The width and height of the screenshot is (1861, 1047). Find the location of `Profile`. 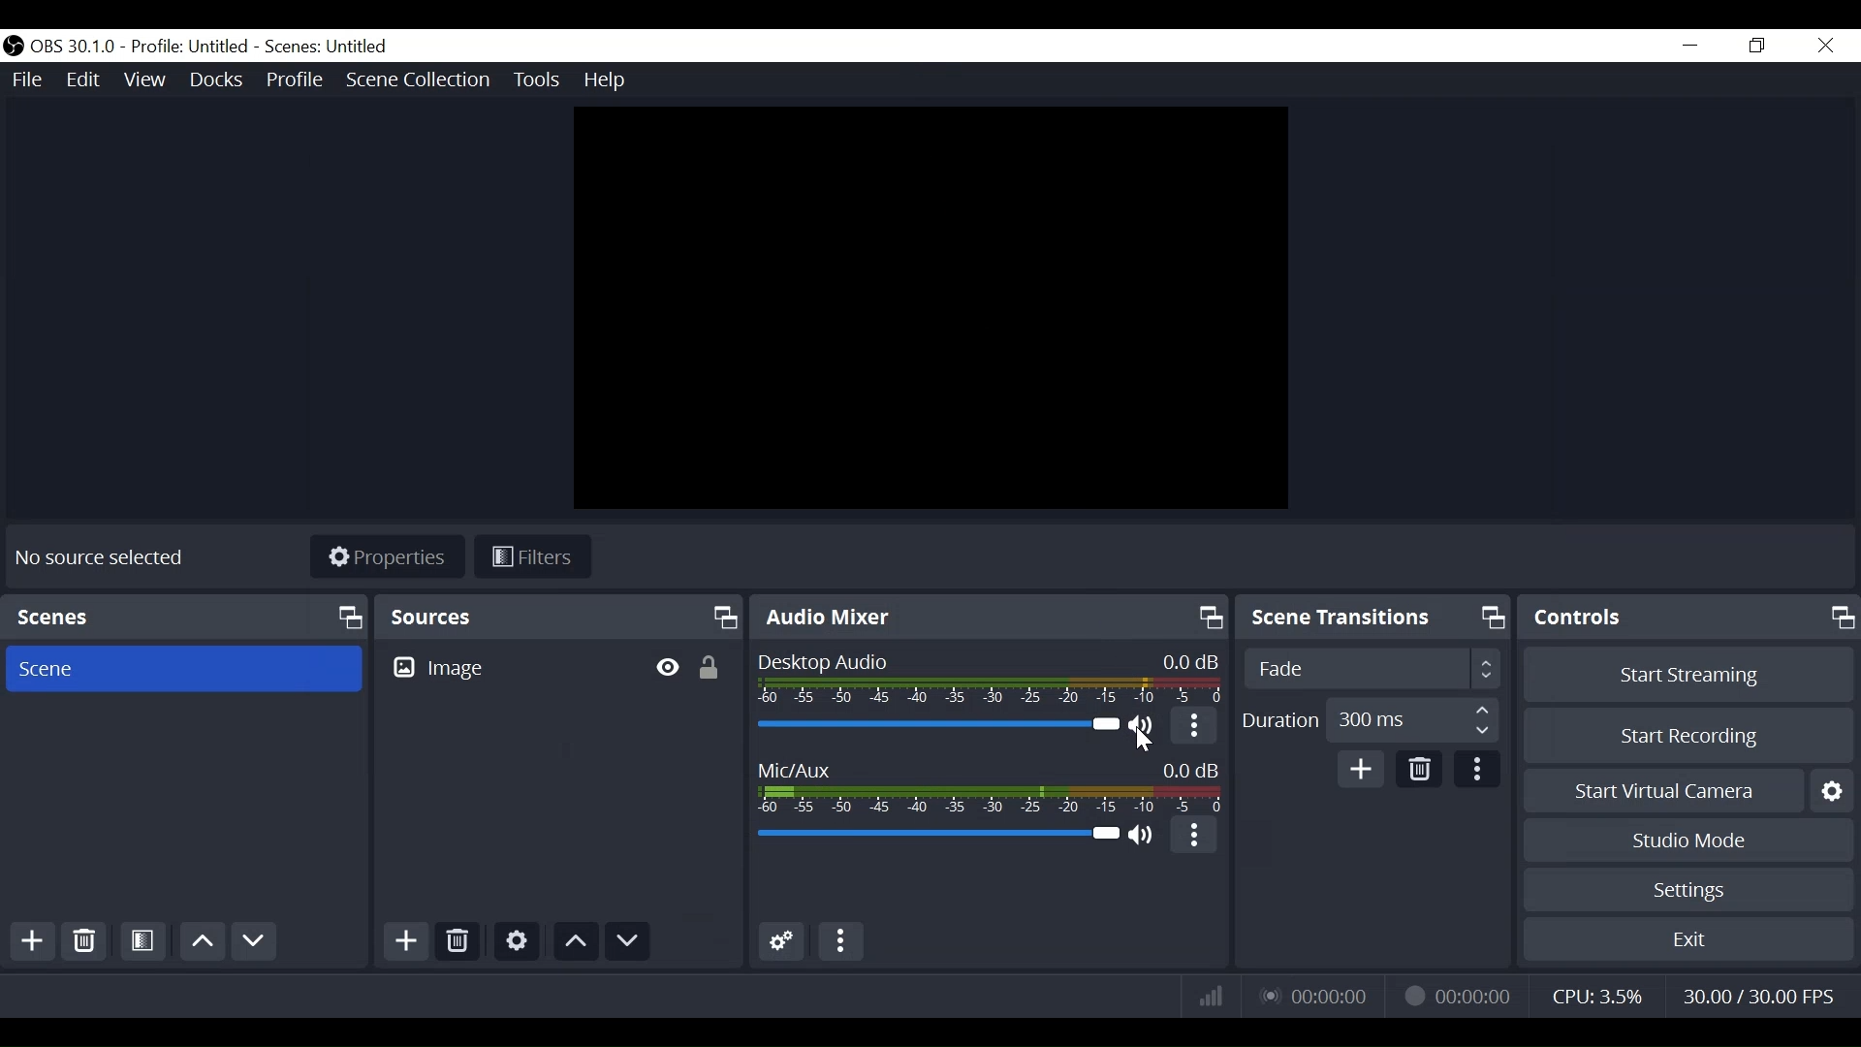

Profile is located at coordinates (295, 81).